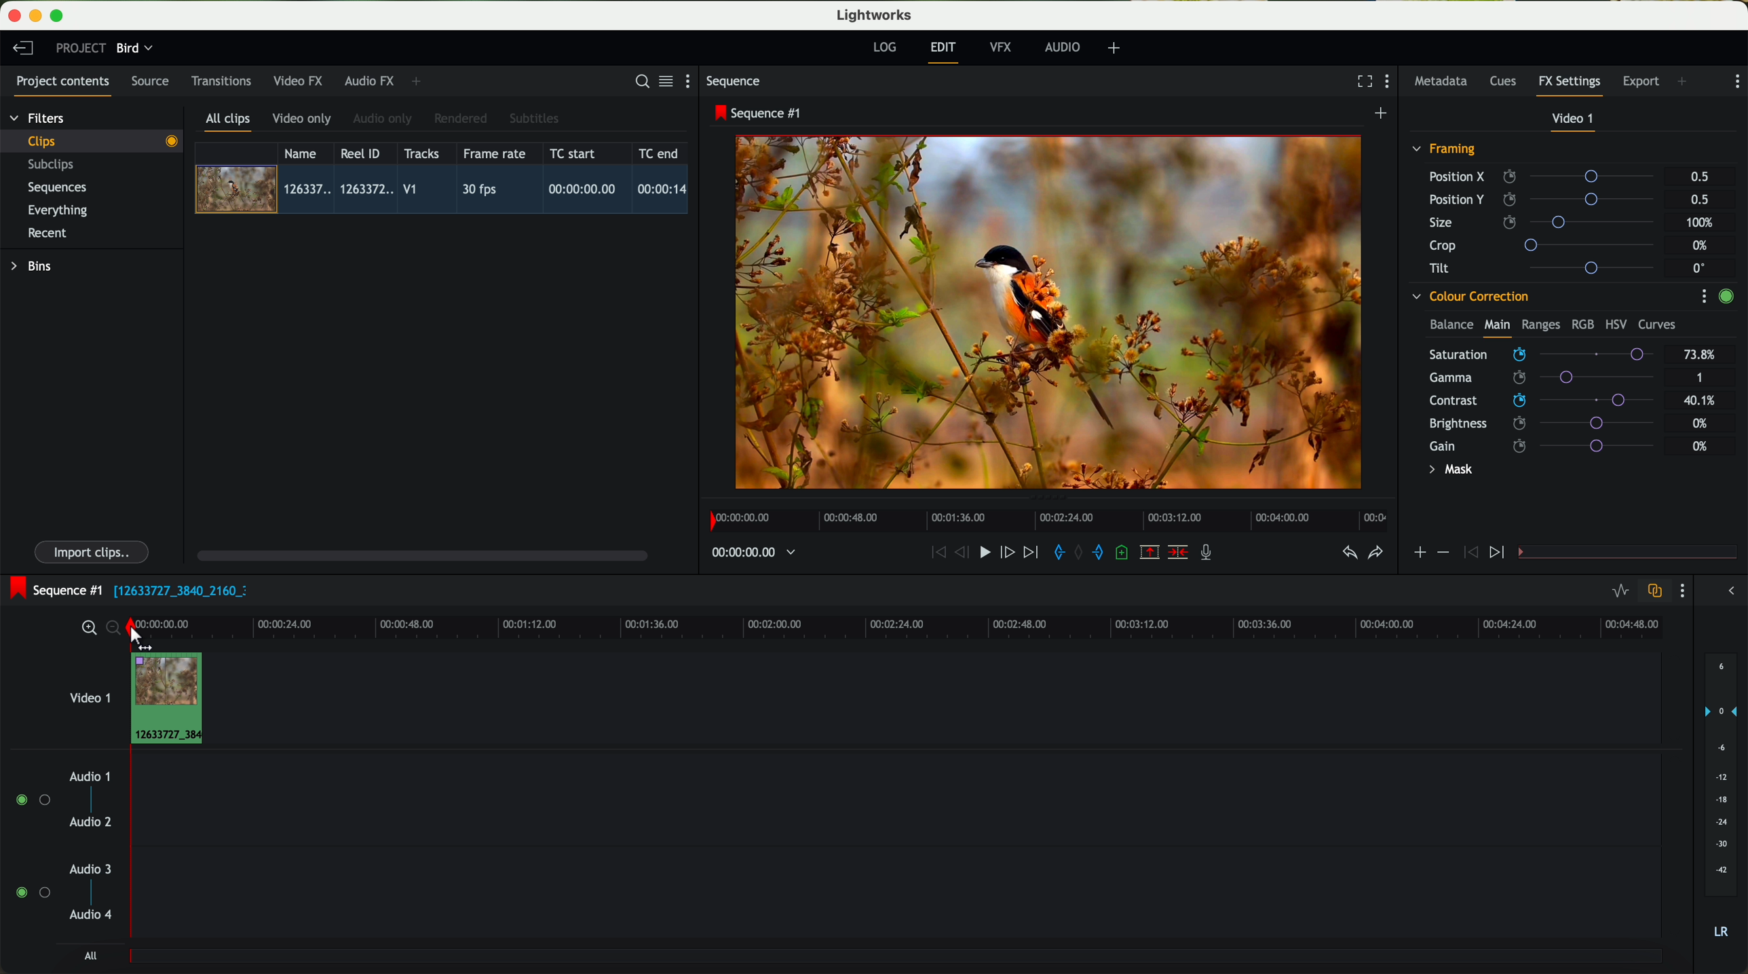 This screenshot has height=974, width=1748. Describe the element at coordinates (1151, 552) in the screenshot. I see `remove the marked section` at that location.